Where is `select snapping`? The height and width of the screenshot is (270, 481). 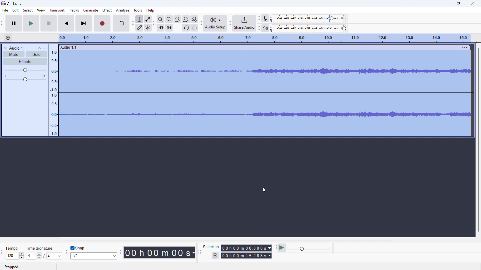
select snapping is located at coordinates (93, 256).